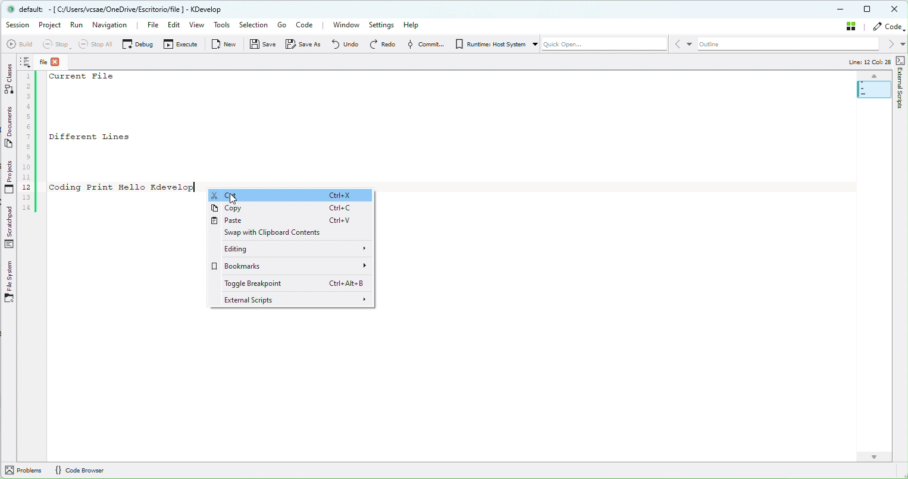 The width and height of the screenshot is (908, 479). Describe the element at coordinates (308, 25) in the screenshot. I see `Code` at that location.